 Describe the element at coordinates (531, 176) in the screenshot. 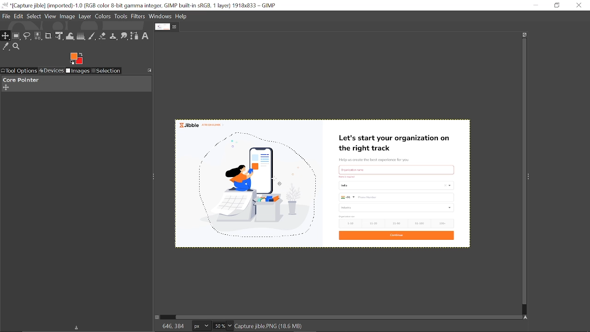

I see `Sidebar menu` at that location.